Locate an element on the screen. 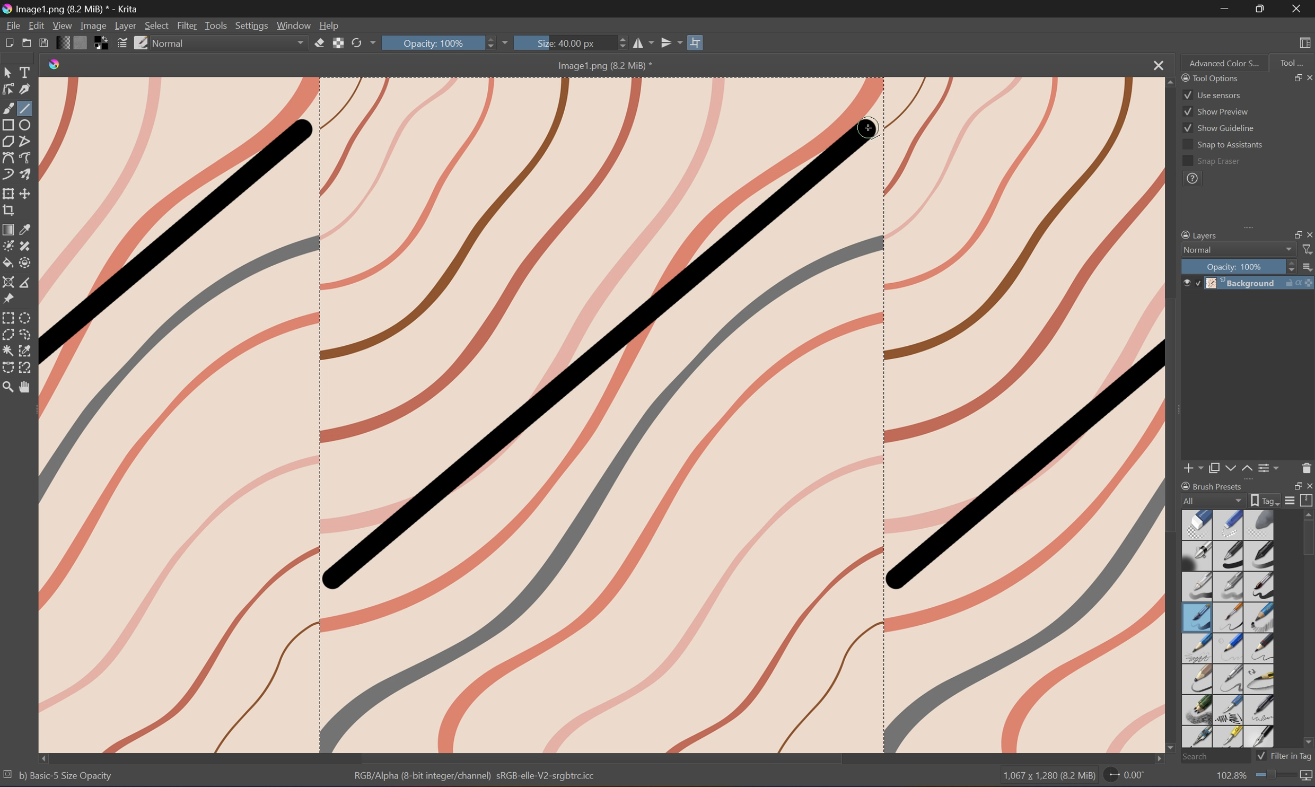  Map the displayed canvas size between pixel size or print size is located at coordinates (1307, 777).